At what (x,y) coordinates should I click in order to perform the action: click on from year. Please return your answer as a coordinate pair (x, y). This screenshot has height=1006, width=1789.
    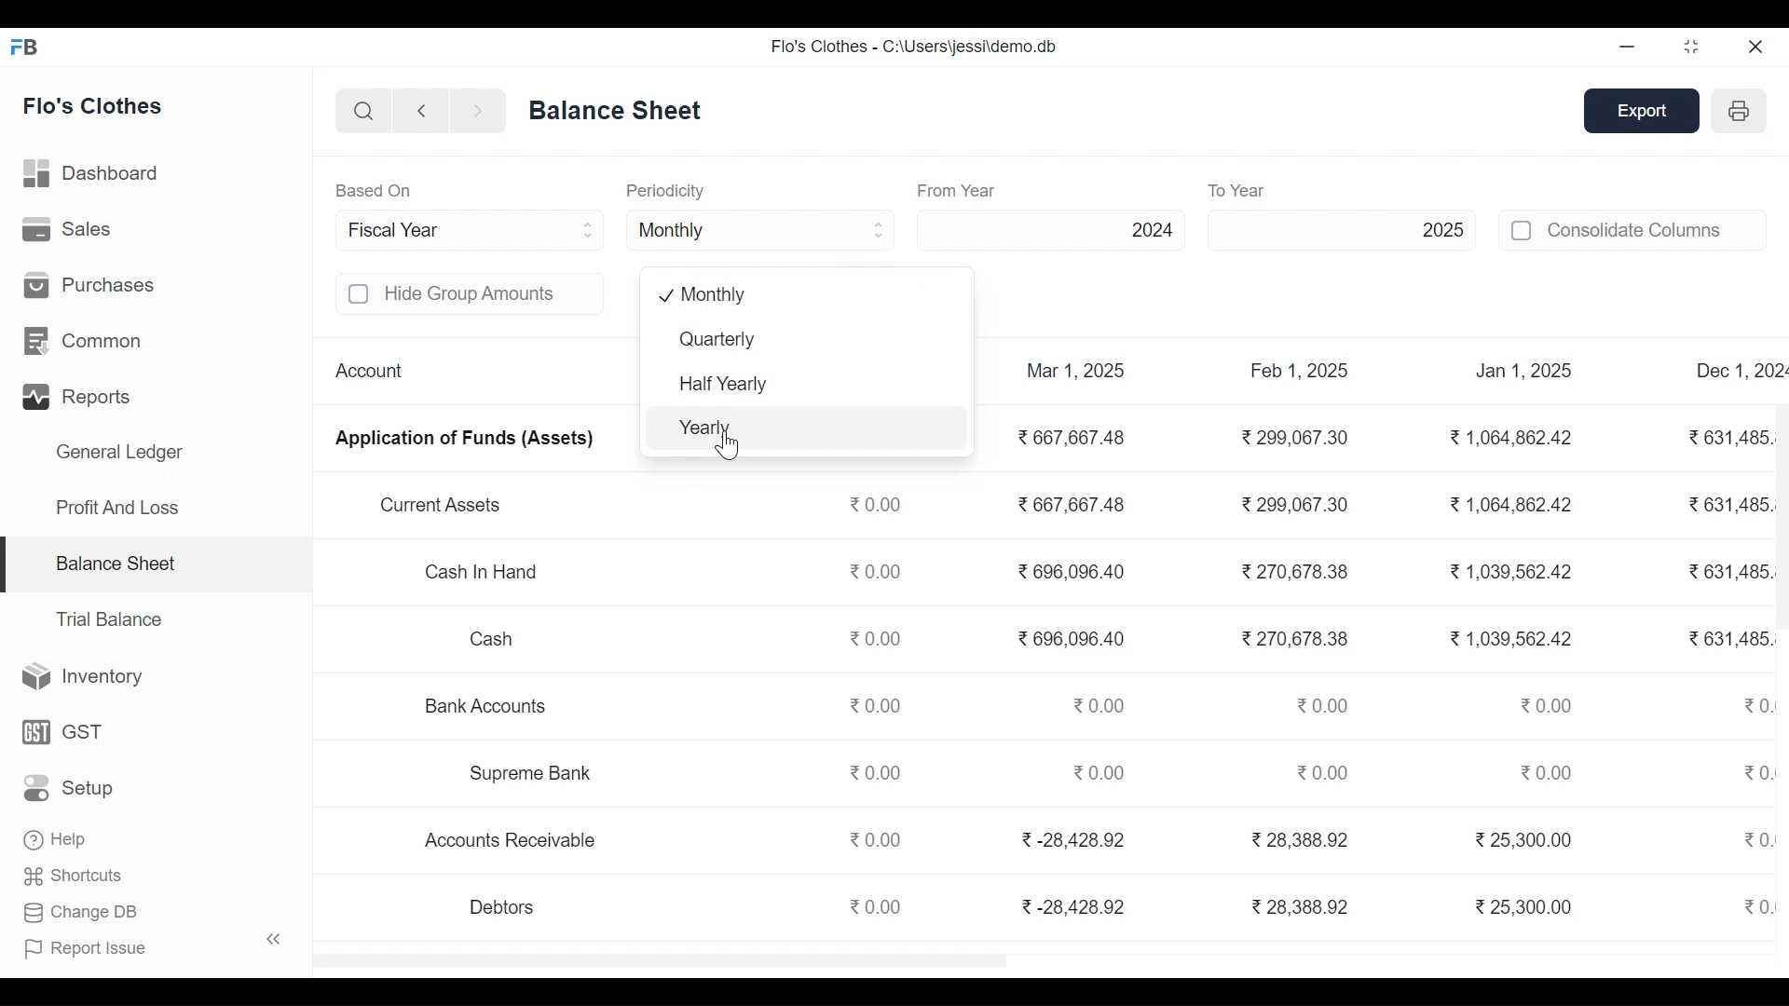
    Looking at the image, I should click on (958, 190).